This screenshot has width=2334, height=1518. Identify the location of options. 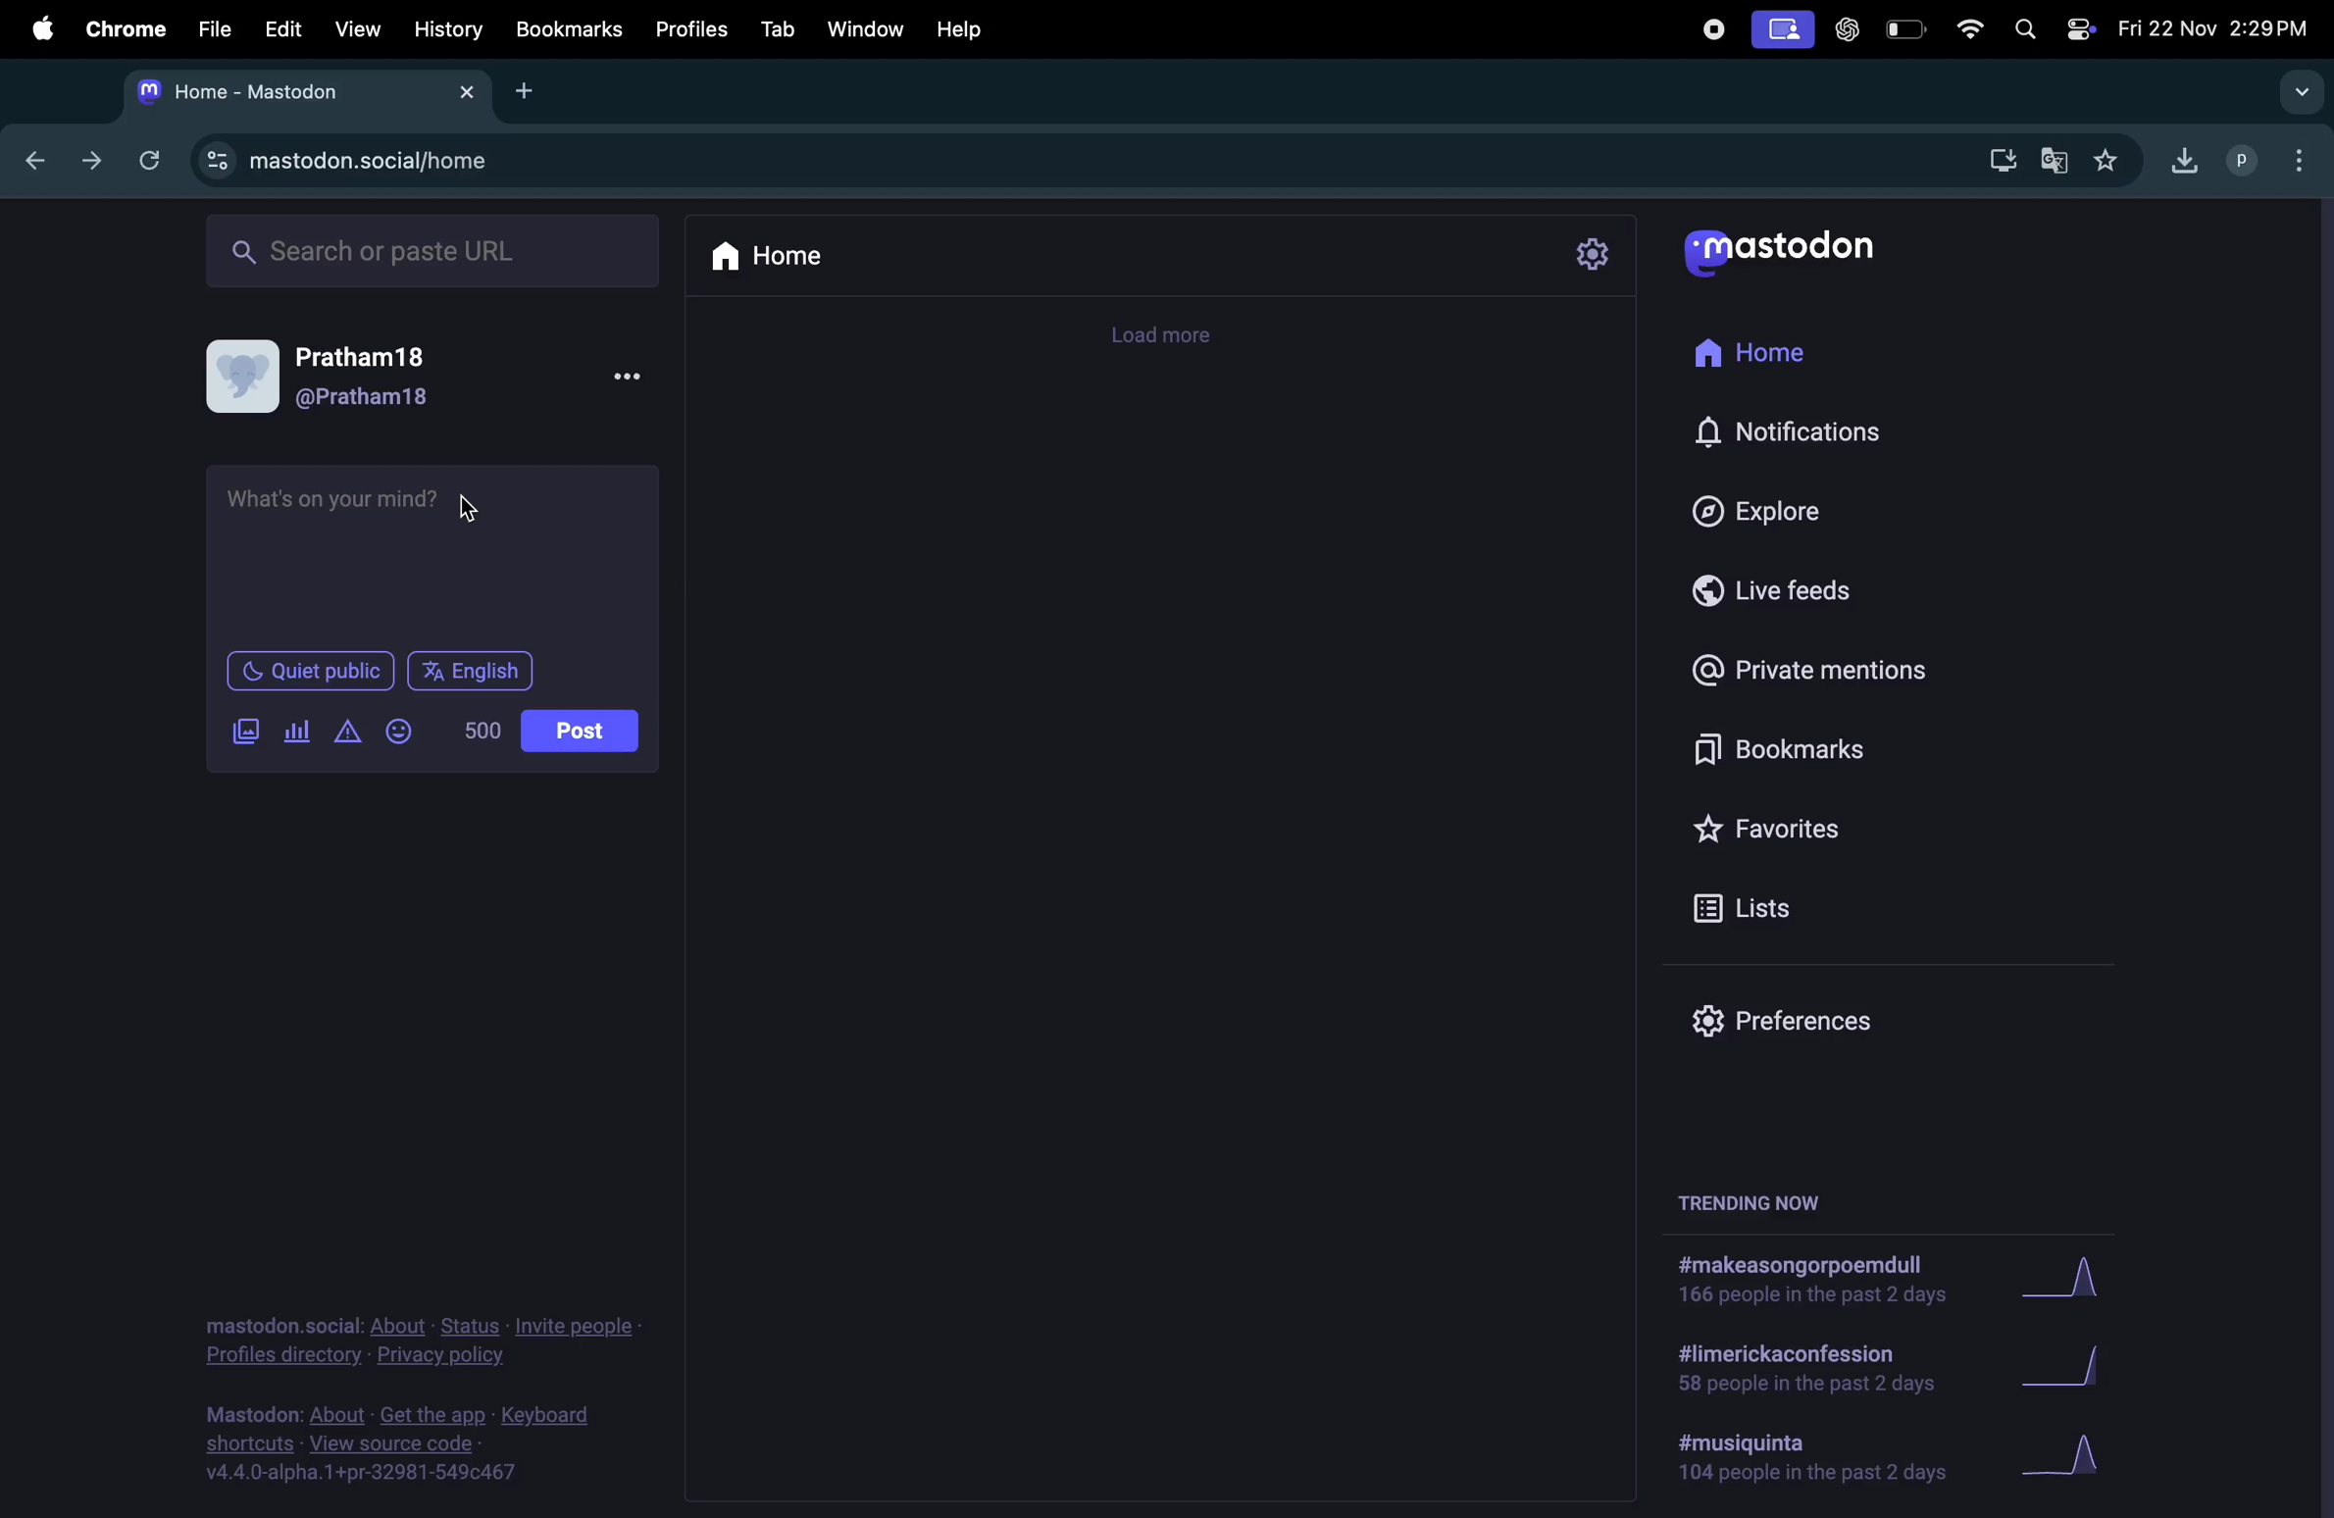
(2292, 157).